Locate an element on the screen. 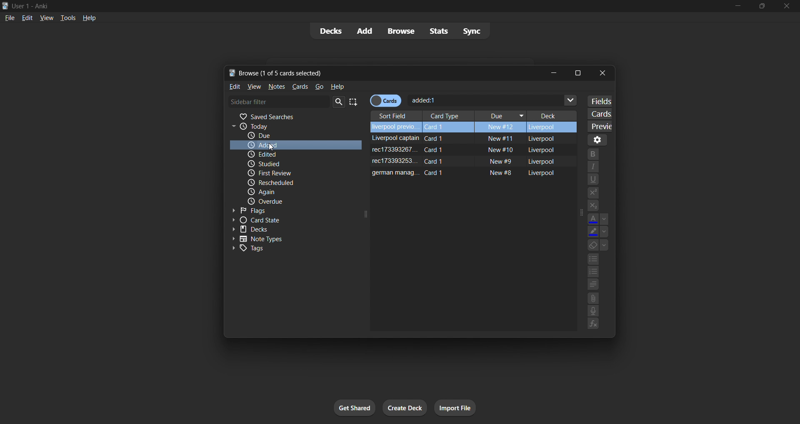 The height and width of the screenshot is (424, 800). get shared is located at coordinates (351, 407).